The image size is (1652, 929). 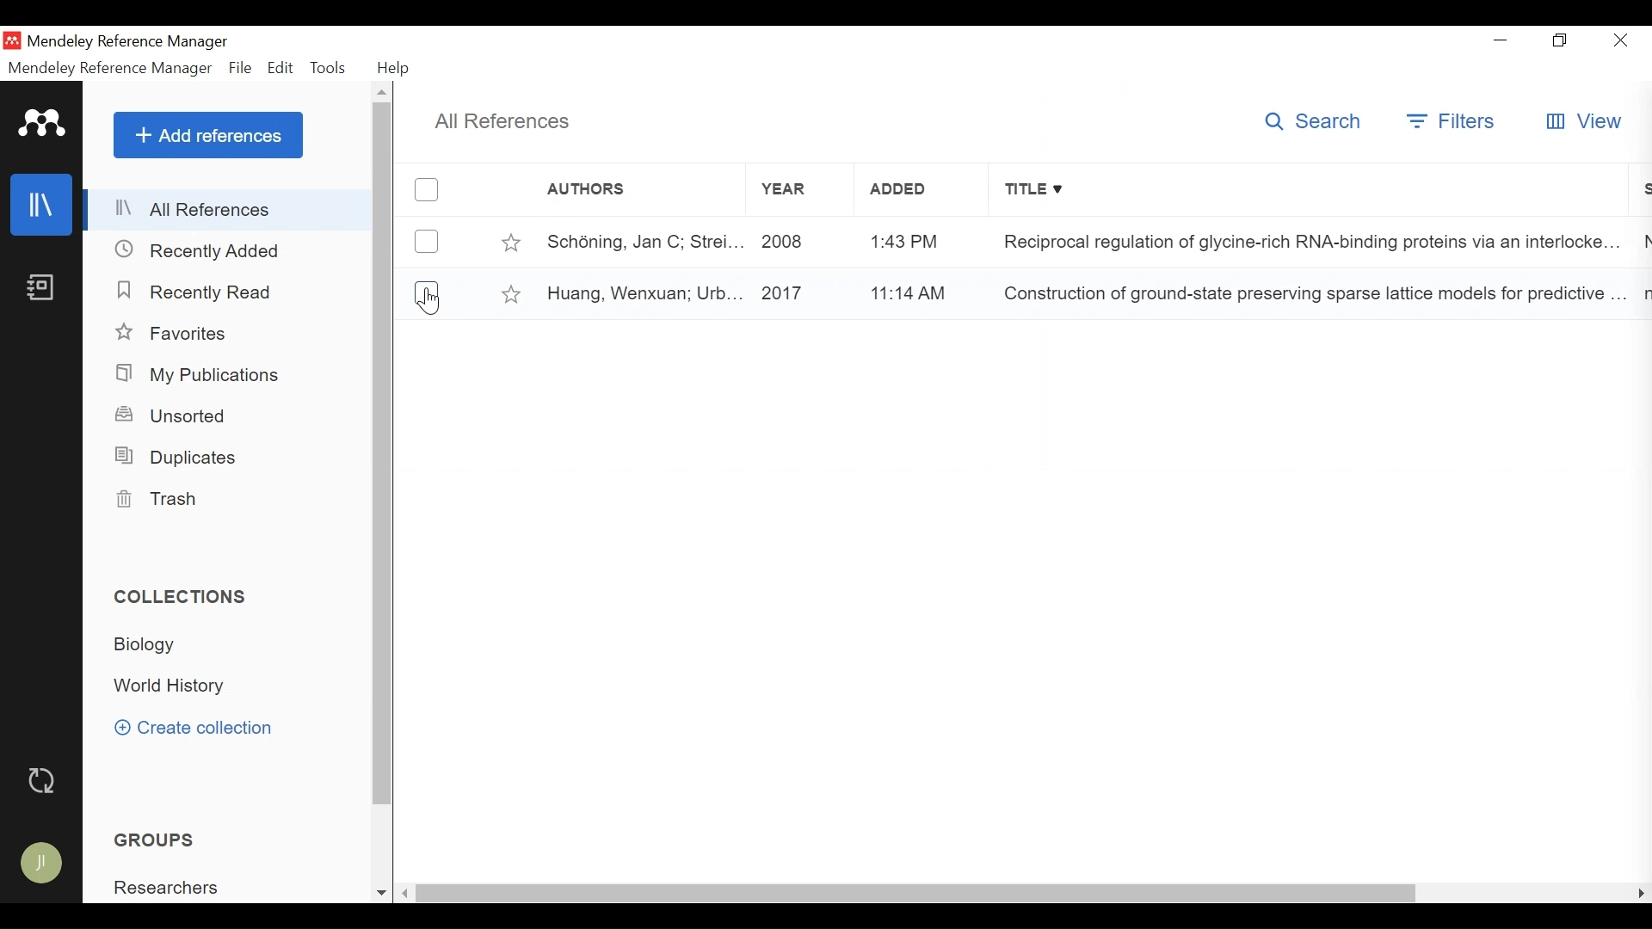 What do you see at coordinates (1314, 123) in the screenshot?
I see `Search` at bounding box center [1314, 123].